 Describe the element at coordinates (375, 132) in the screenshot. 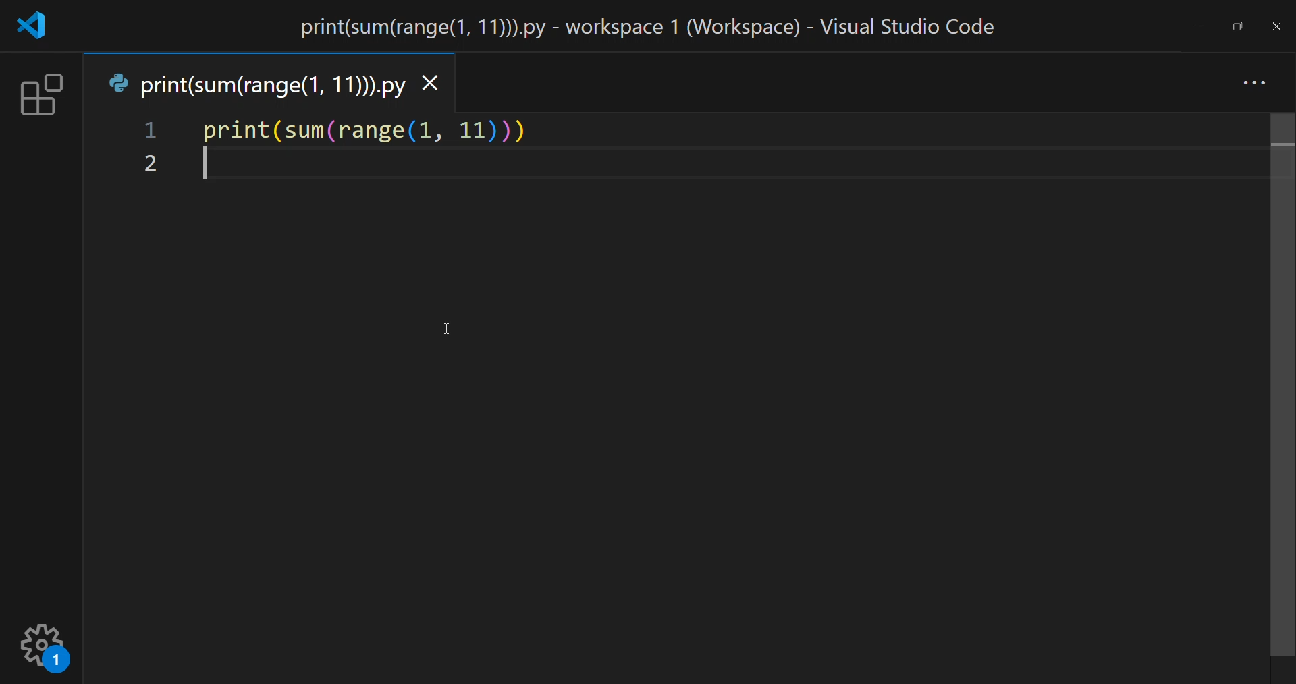

I see `print(sum(range(1, 11)))` at that location.